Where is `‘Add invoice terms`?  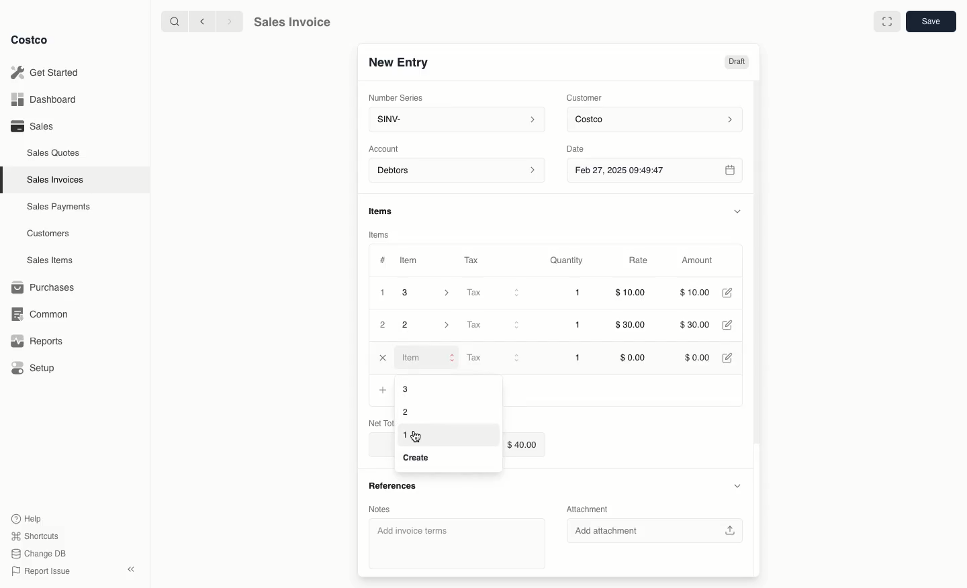 ‘Add invoice terms is located at coordinates (455, 542).